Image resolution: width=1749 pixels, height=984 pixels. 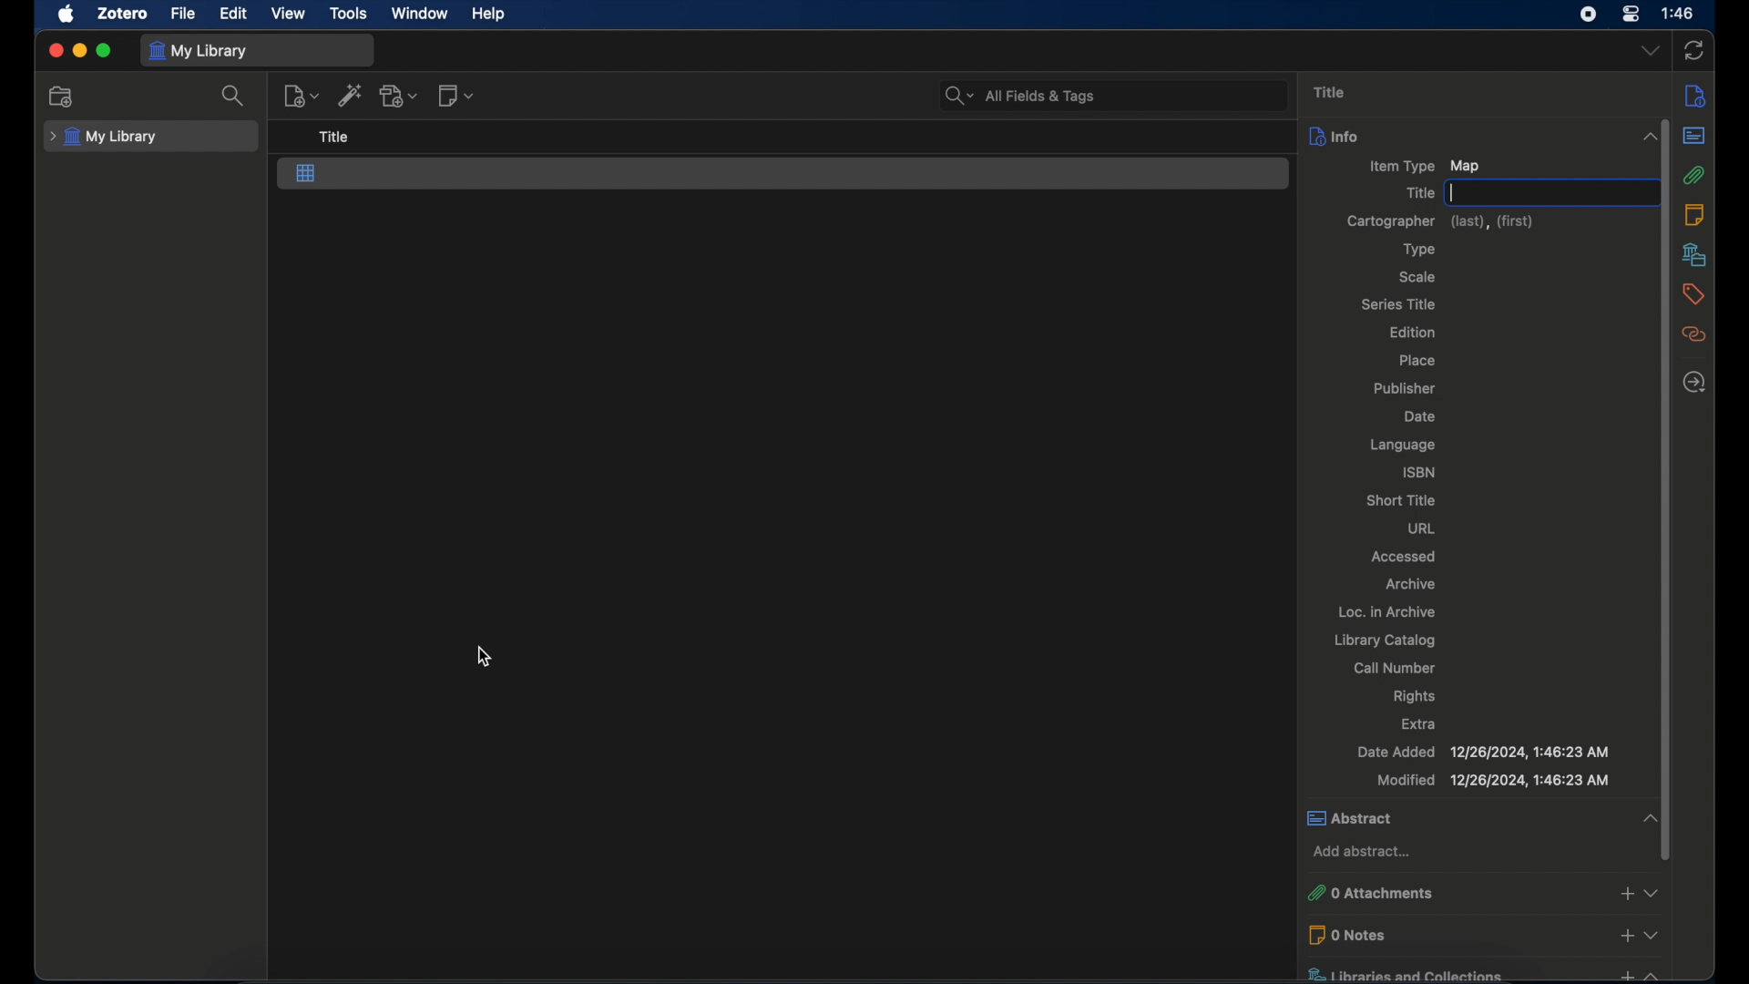 What do you see at coordinates (1425, 167) in the screenshot?
I see `item type map` at bounding box center [1425, 167].